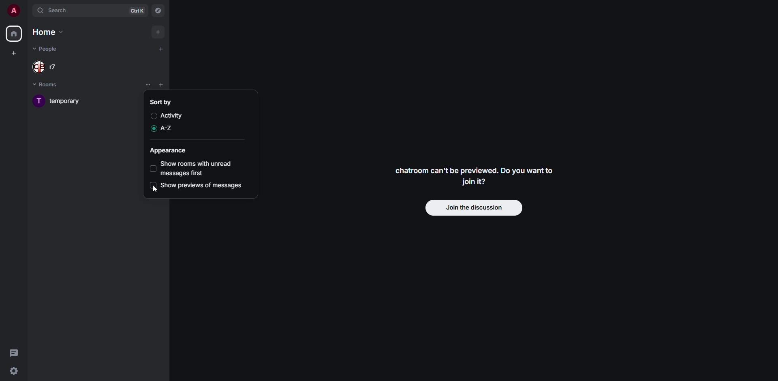 The height and width of the screenshot is (381, 778). What do you see at coordinates (478, 177) in the screenshot?
I see `chatroom can't be previewed. Do you want to join it?` at bounding box center [478, 177].